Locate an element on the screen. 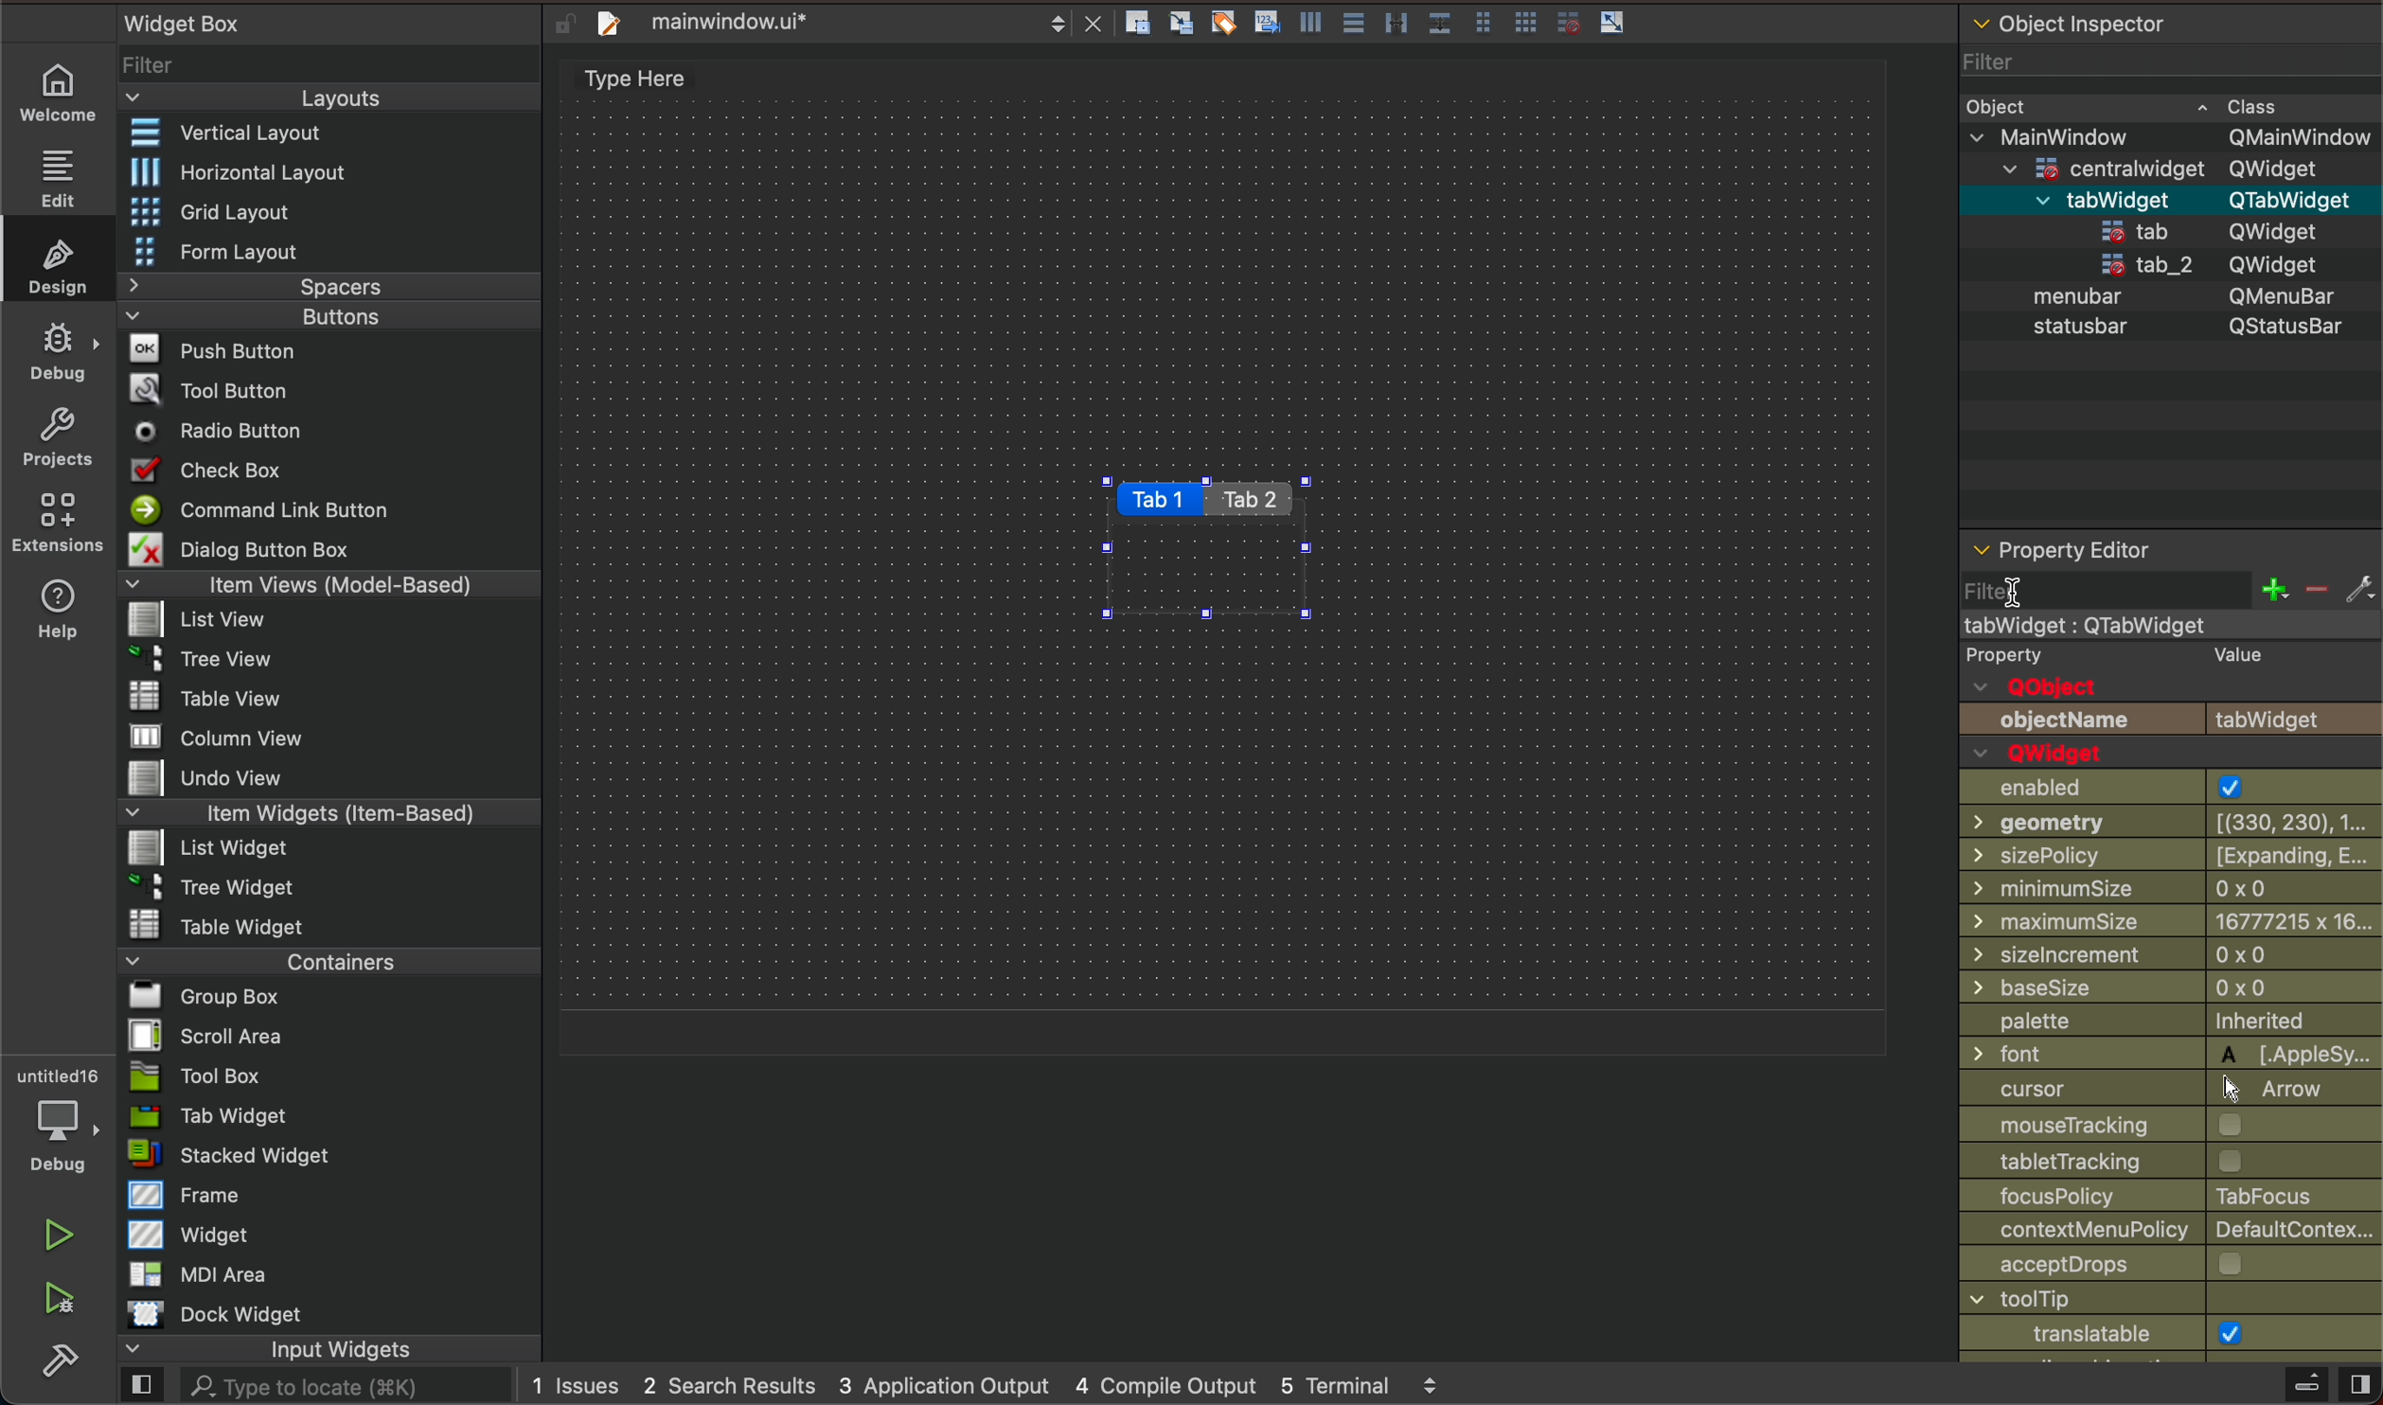  focus is located at coordinates (2174, 1198).